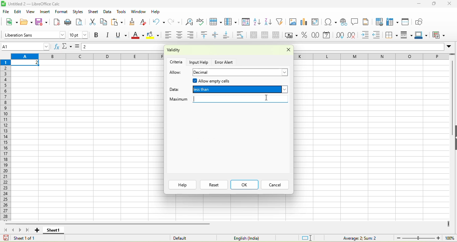 This screenshot has height=242, width=457. What do you see at coordinates (305, 22) in the screenshot?
I see `chart` at bounding box center [305, 22].